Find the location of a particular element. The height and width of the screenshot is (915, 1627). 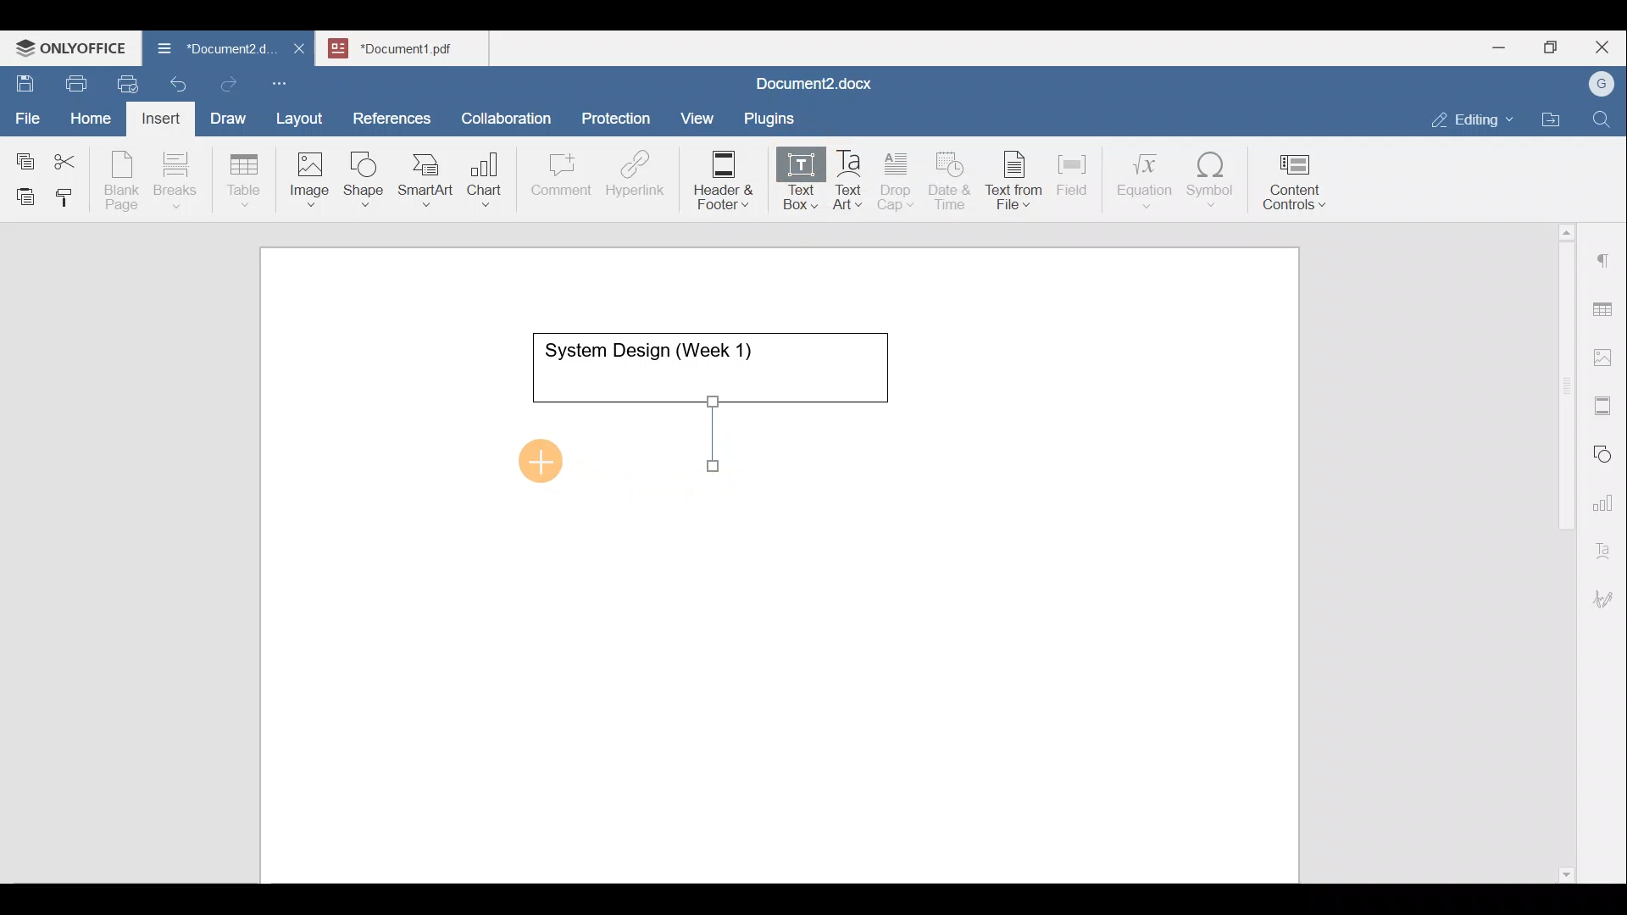

Equation is located at coordinates (1148, 180).